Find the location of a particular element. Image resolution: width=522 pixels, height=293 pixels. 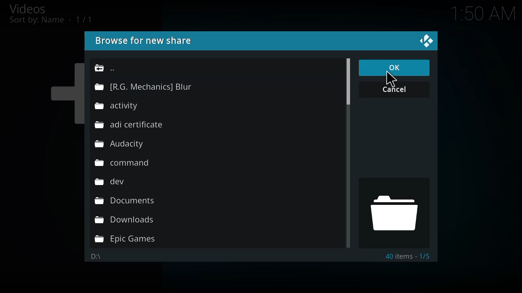

folder is located at coordinates (125, 239).